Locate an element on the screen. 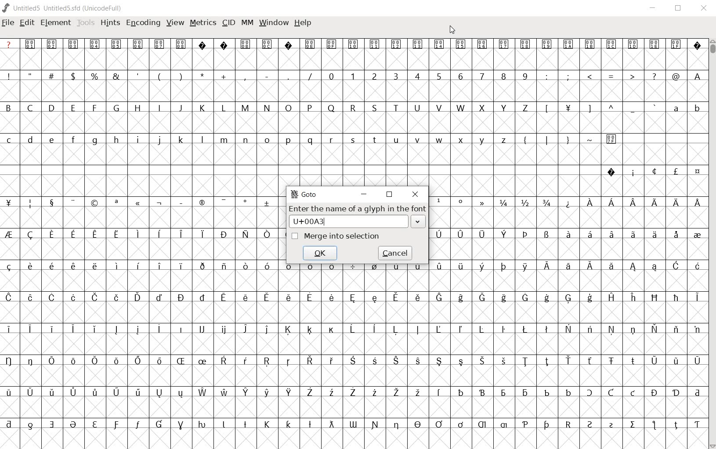 The image size is (716, 449). Symbol is located at coordinates (547, 330).